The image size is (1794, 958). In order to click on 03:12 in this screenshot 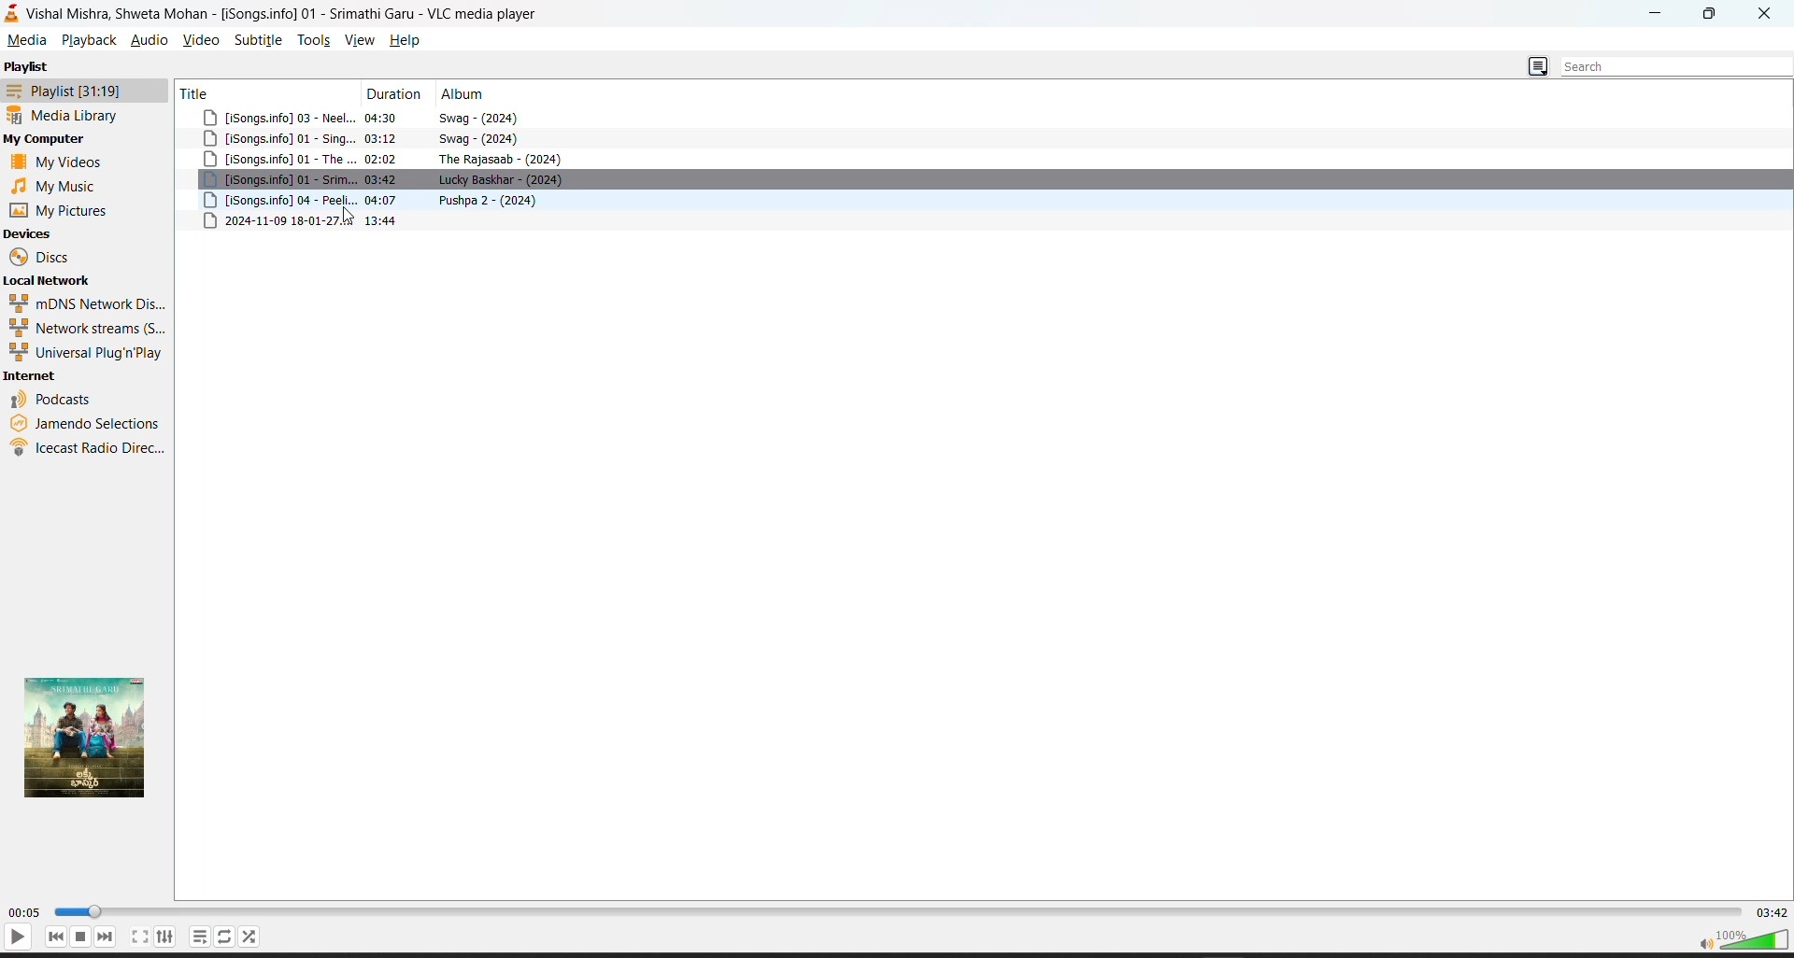, I will do `click(383, 138)`.